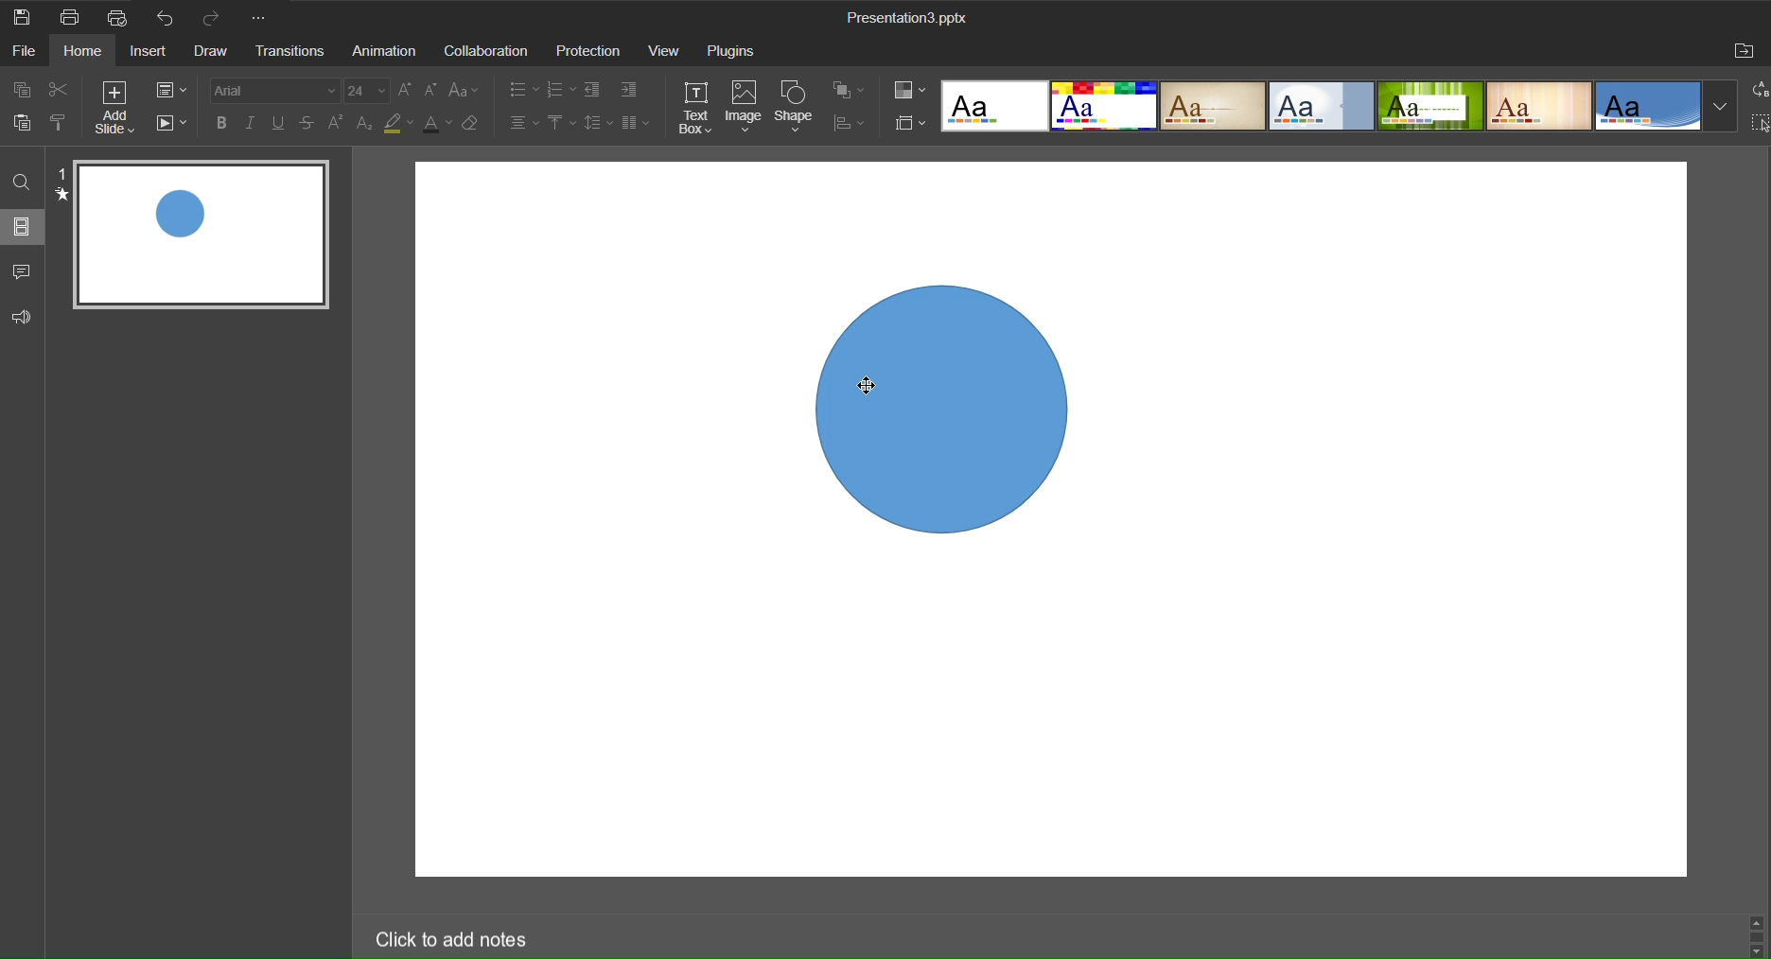 This screenshot has height=959, width=1771. I want to click on Comments, so click(24, 268).